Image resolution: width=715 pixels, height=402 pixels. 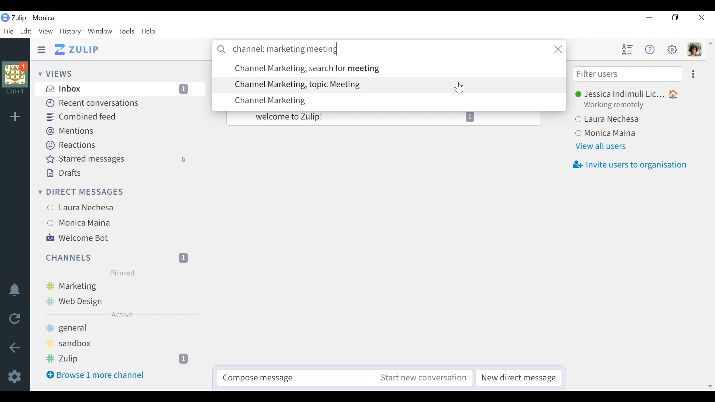 What do you see at coordinates (127, 31) in the screenshot?
I see `Tools` at bounding box center [127, 31].